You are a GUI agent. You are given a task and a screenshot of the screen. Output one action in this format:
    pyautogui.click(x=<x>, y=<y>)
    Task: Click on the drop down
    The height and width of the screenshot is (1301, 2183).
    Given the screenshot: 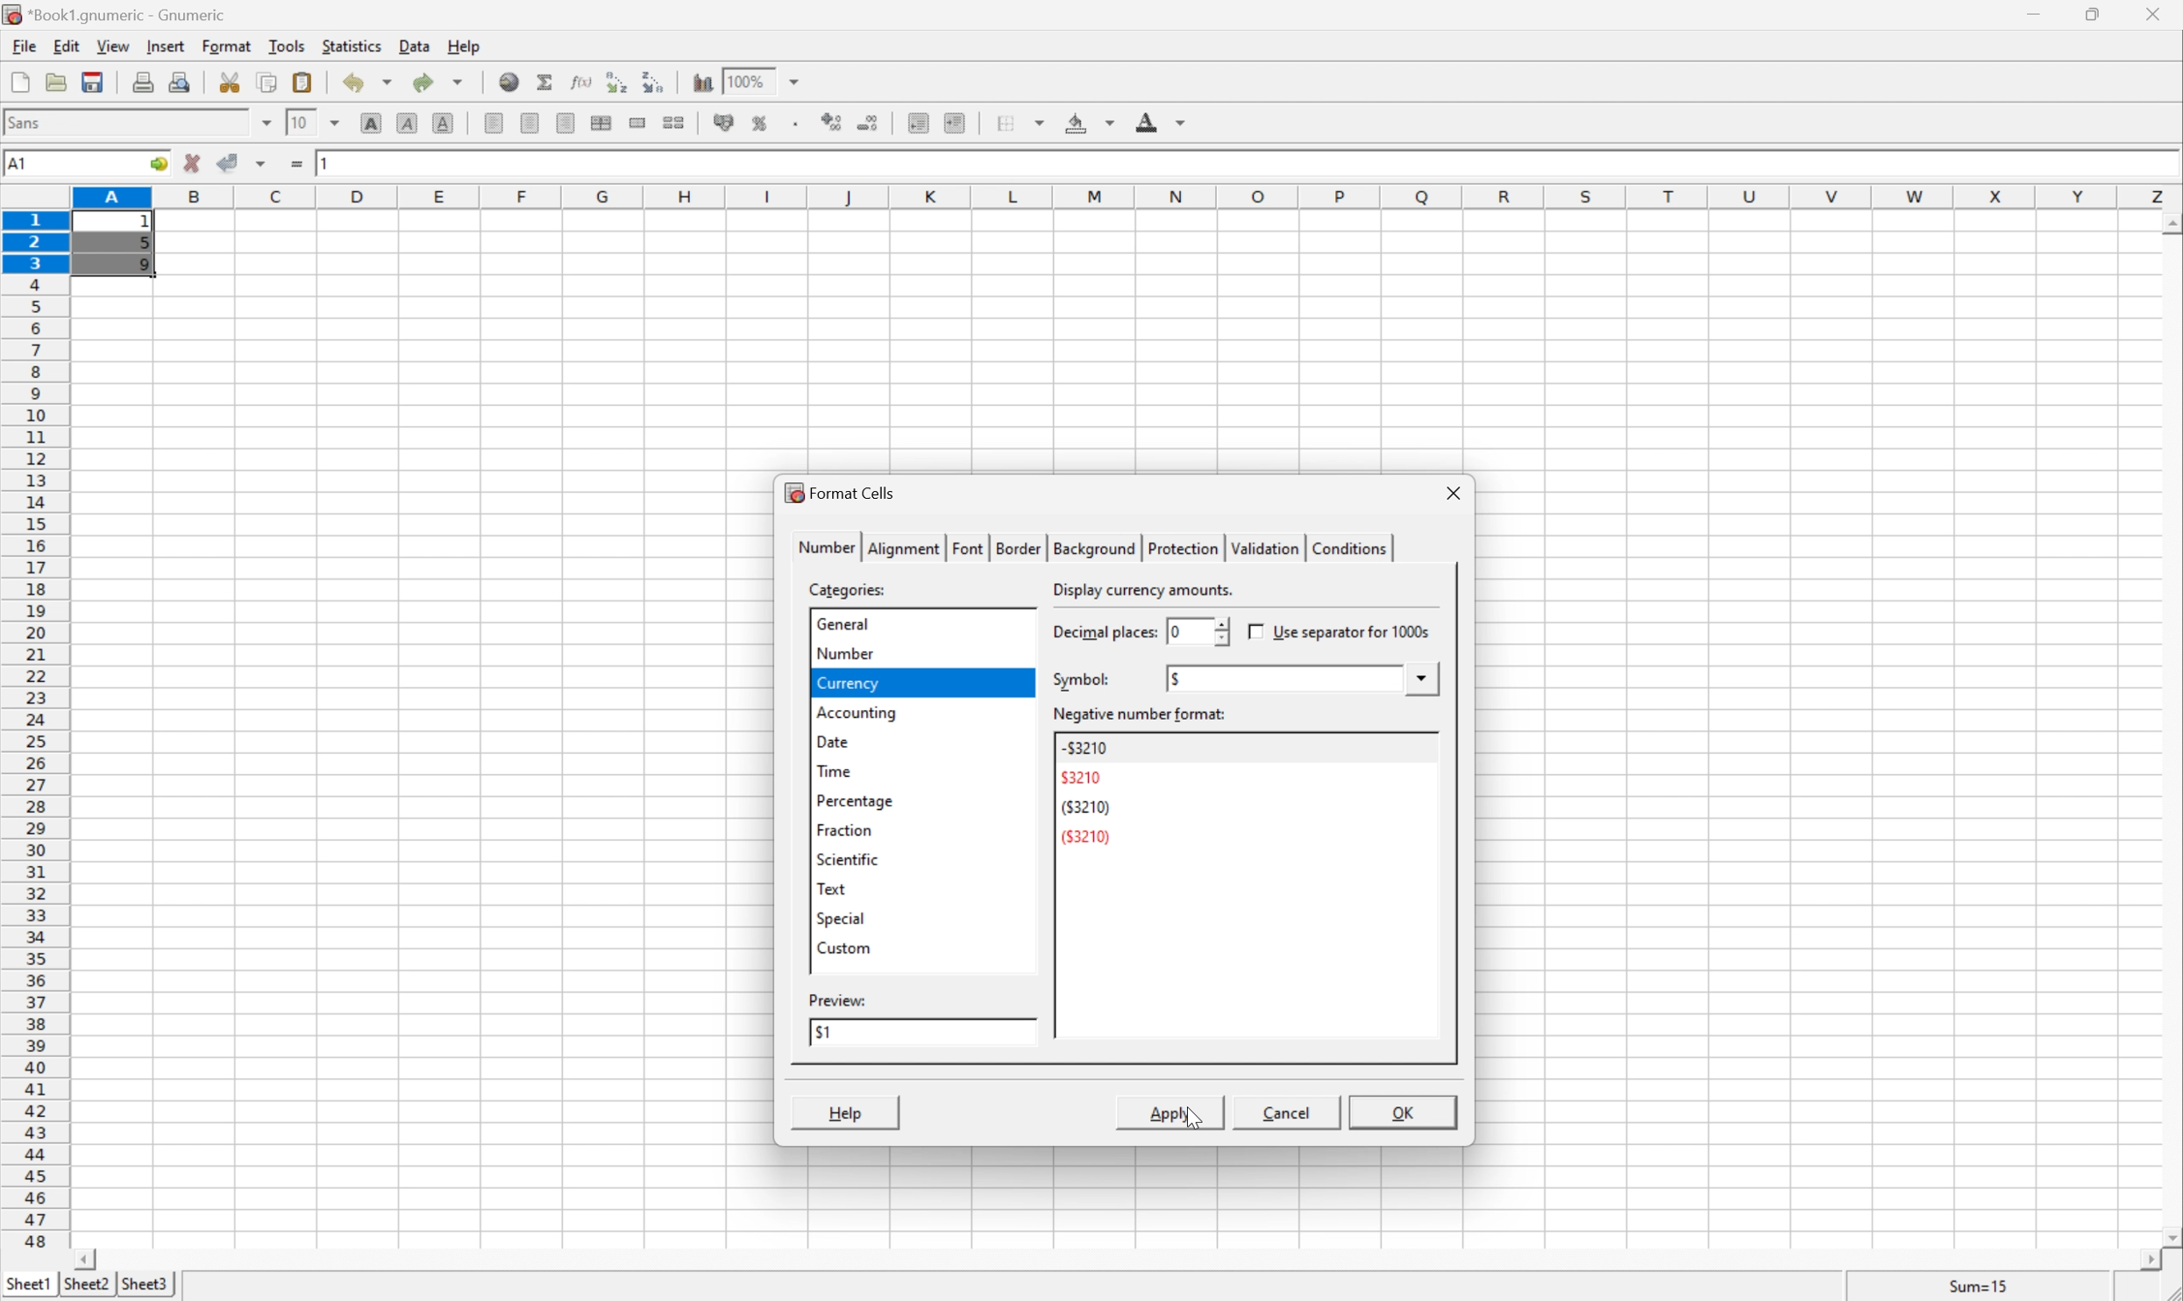 What is the action you would take?
    pyautogui.click(x=340, y=123)
    